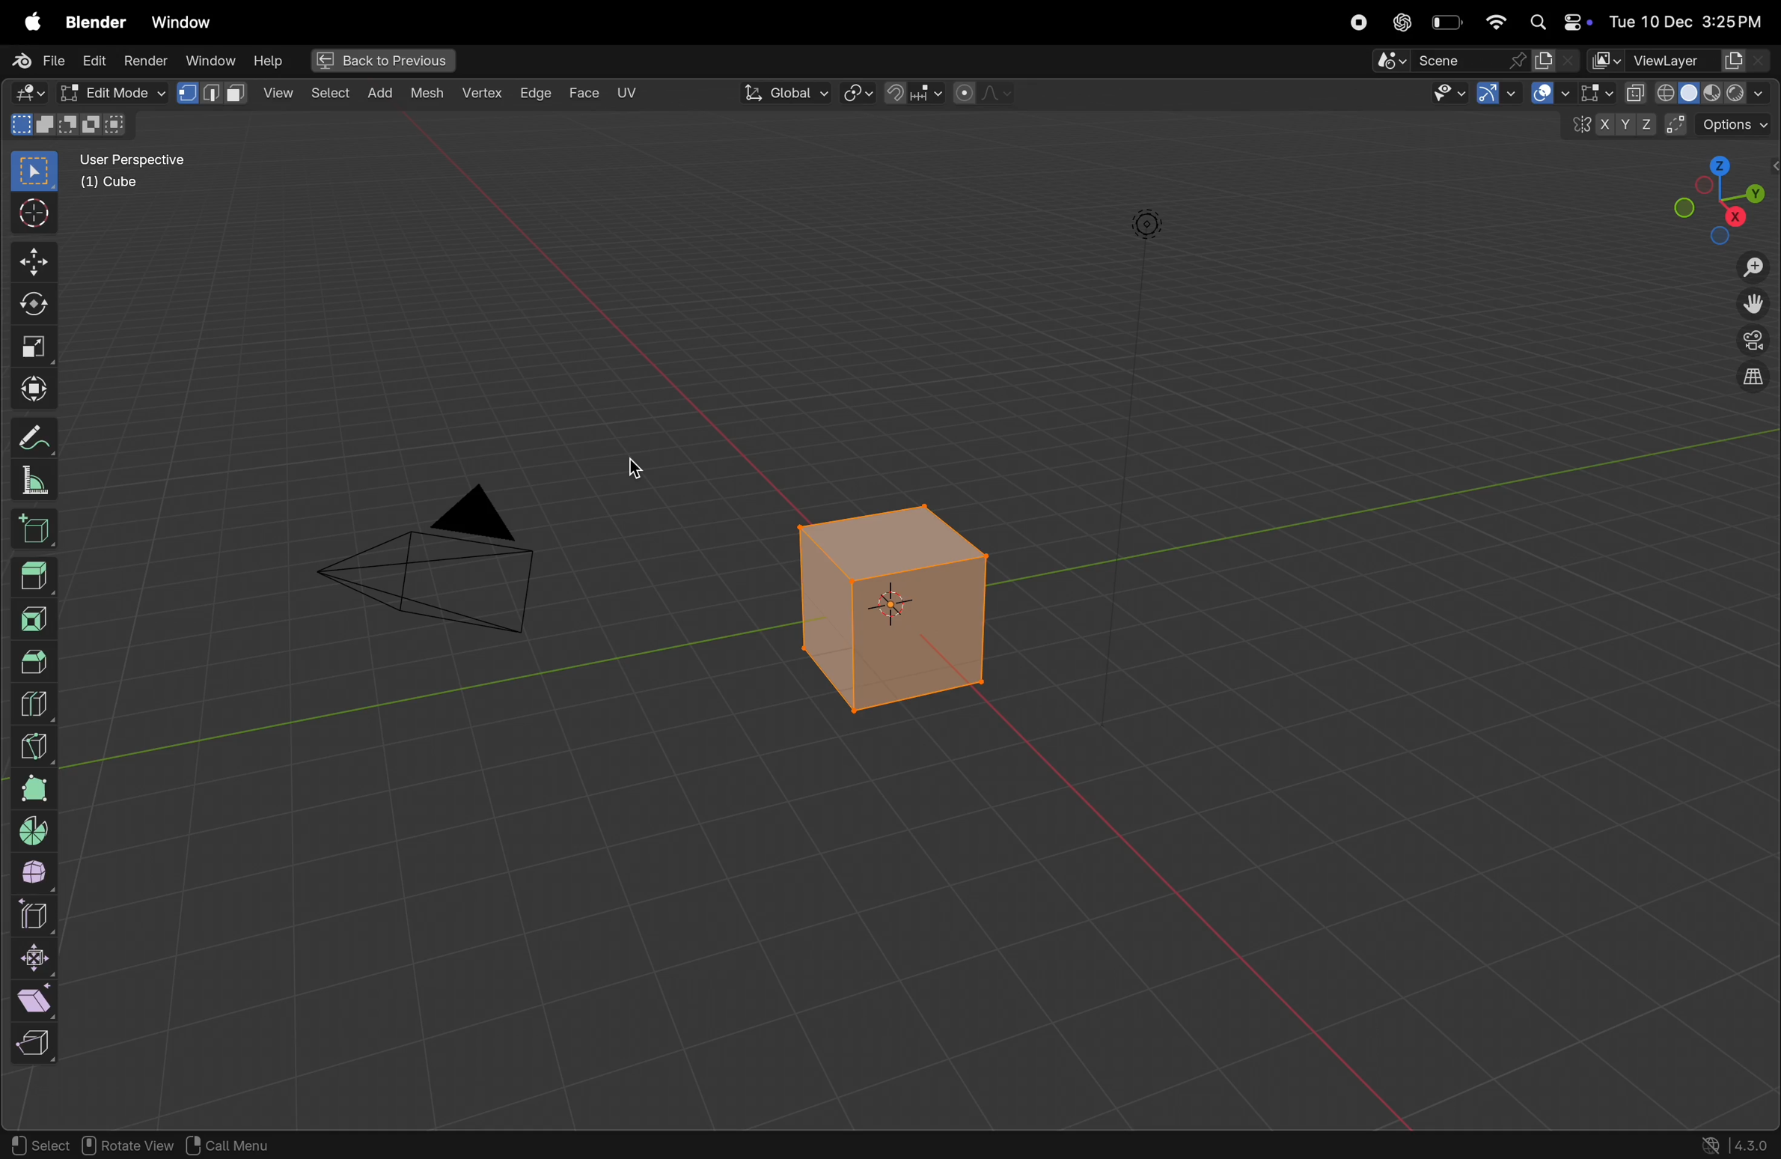 This screenshot has width=1781, height=1159. Describe the element at coordinates (1723, 124) in the screenshot. I see `option` at that location.